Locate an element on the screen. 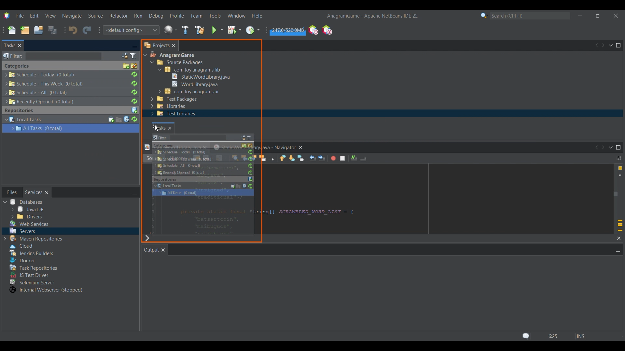 The image size is (625, 351). Profile the IDE is located at coordinates (313, 30).